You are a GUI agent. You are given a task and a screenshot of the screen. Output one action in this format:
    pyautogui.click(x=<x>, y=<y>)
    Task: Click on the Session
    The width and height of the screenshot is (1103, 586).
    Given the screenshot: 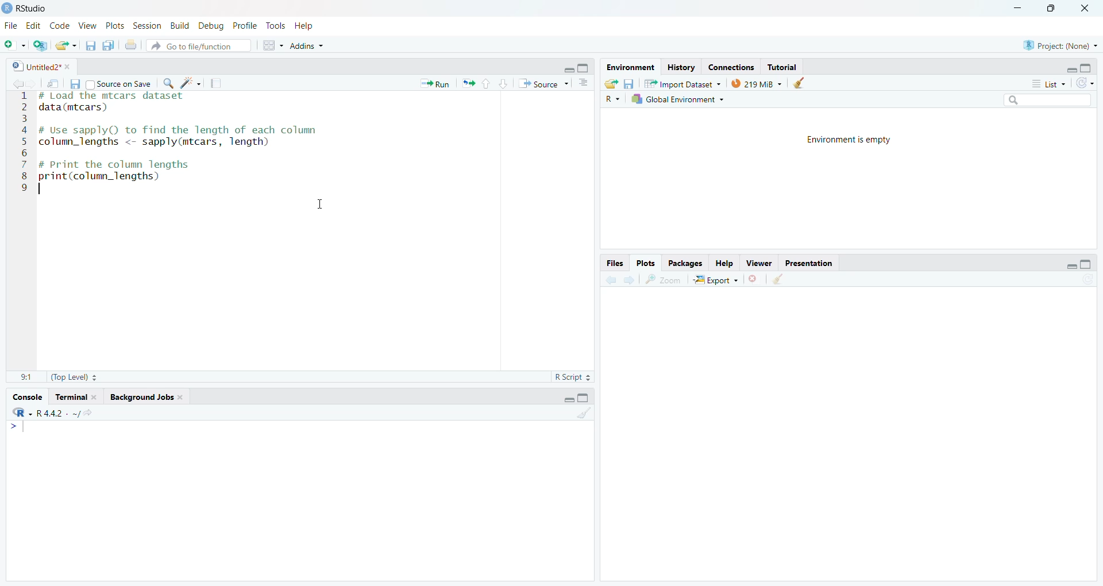 What is the action you would take?
    pyautogui.click(x=148, y=25)
    